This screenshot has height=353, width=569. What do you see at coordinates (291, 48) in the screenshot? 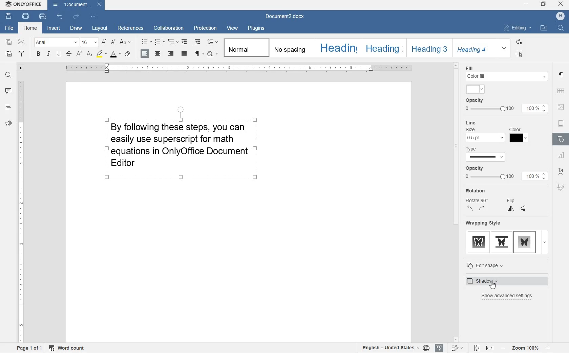
I see `No spacing` at bounding box center [291, 48].